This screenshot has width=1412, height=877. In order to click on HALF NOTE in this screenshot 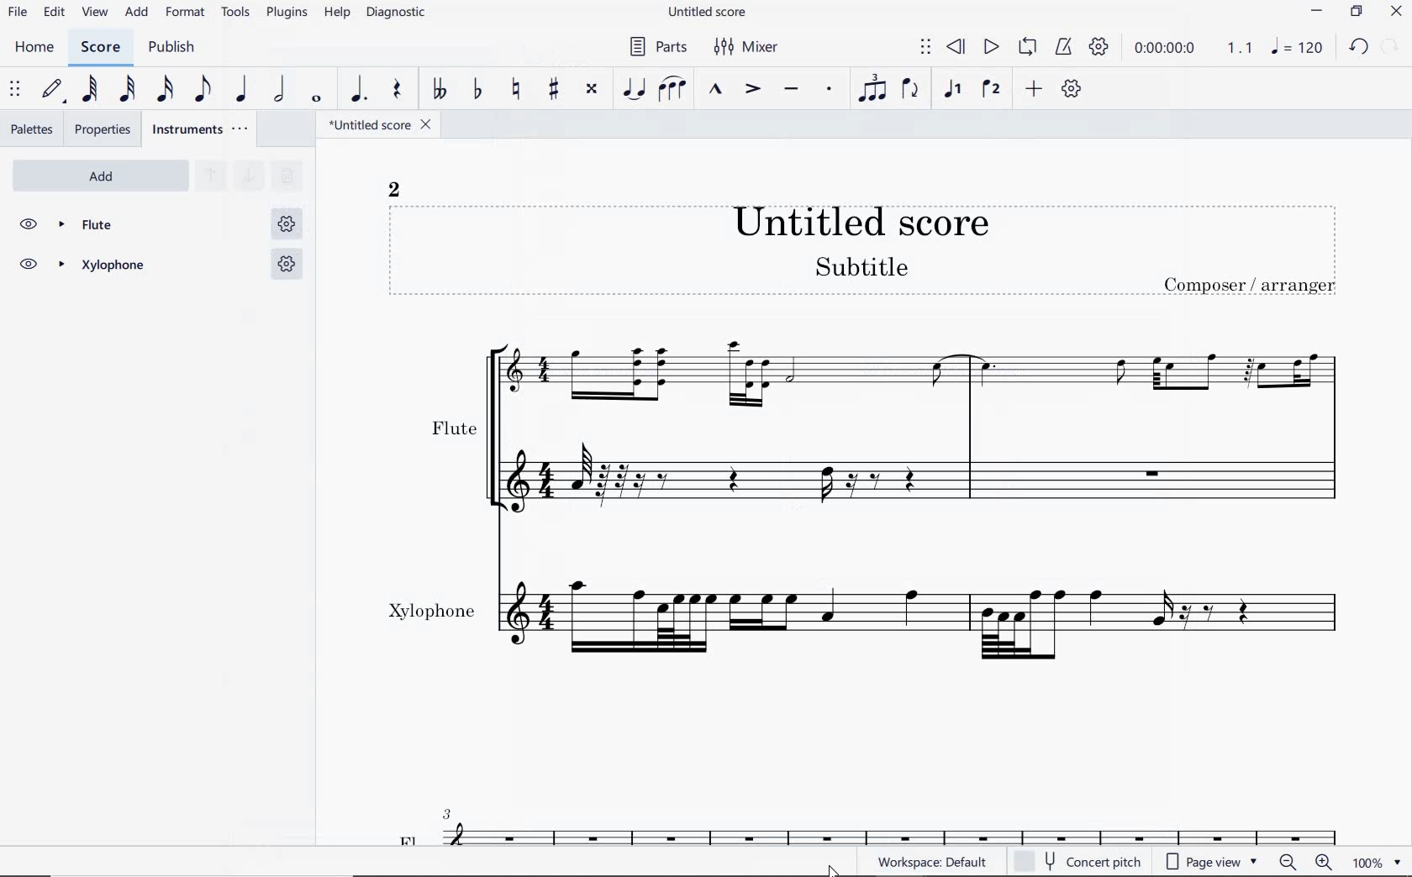, I will do `click(278, 90)`.